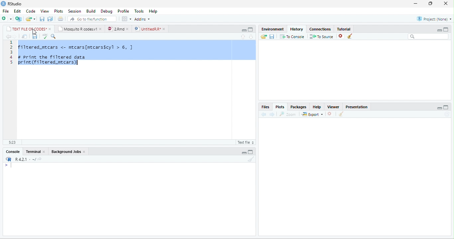  I want to click on clear, so click(251, 159).